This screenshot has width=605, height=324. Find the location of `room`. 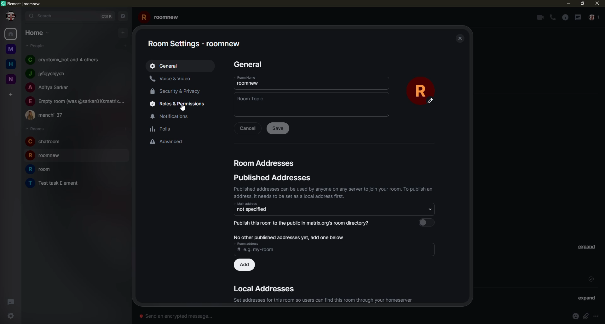

room is located at coordinates (45, 142).